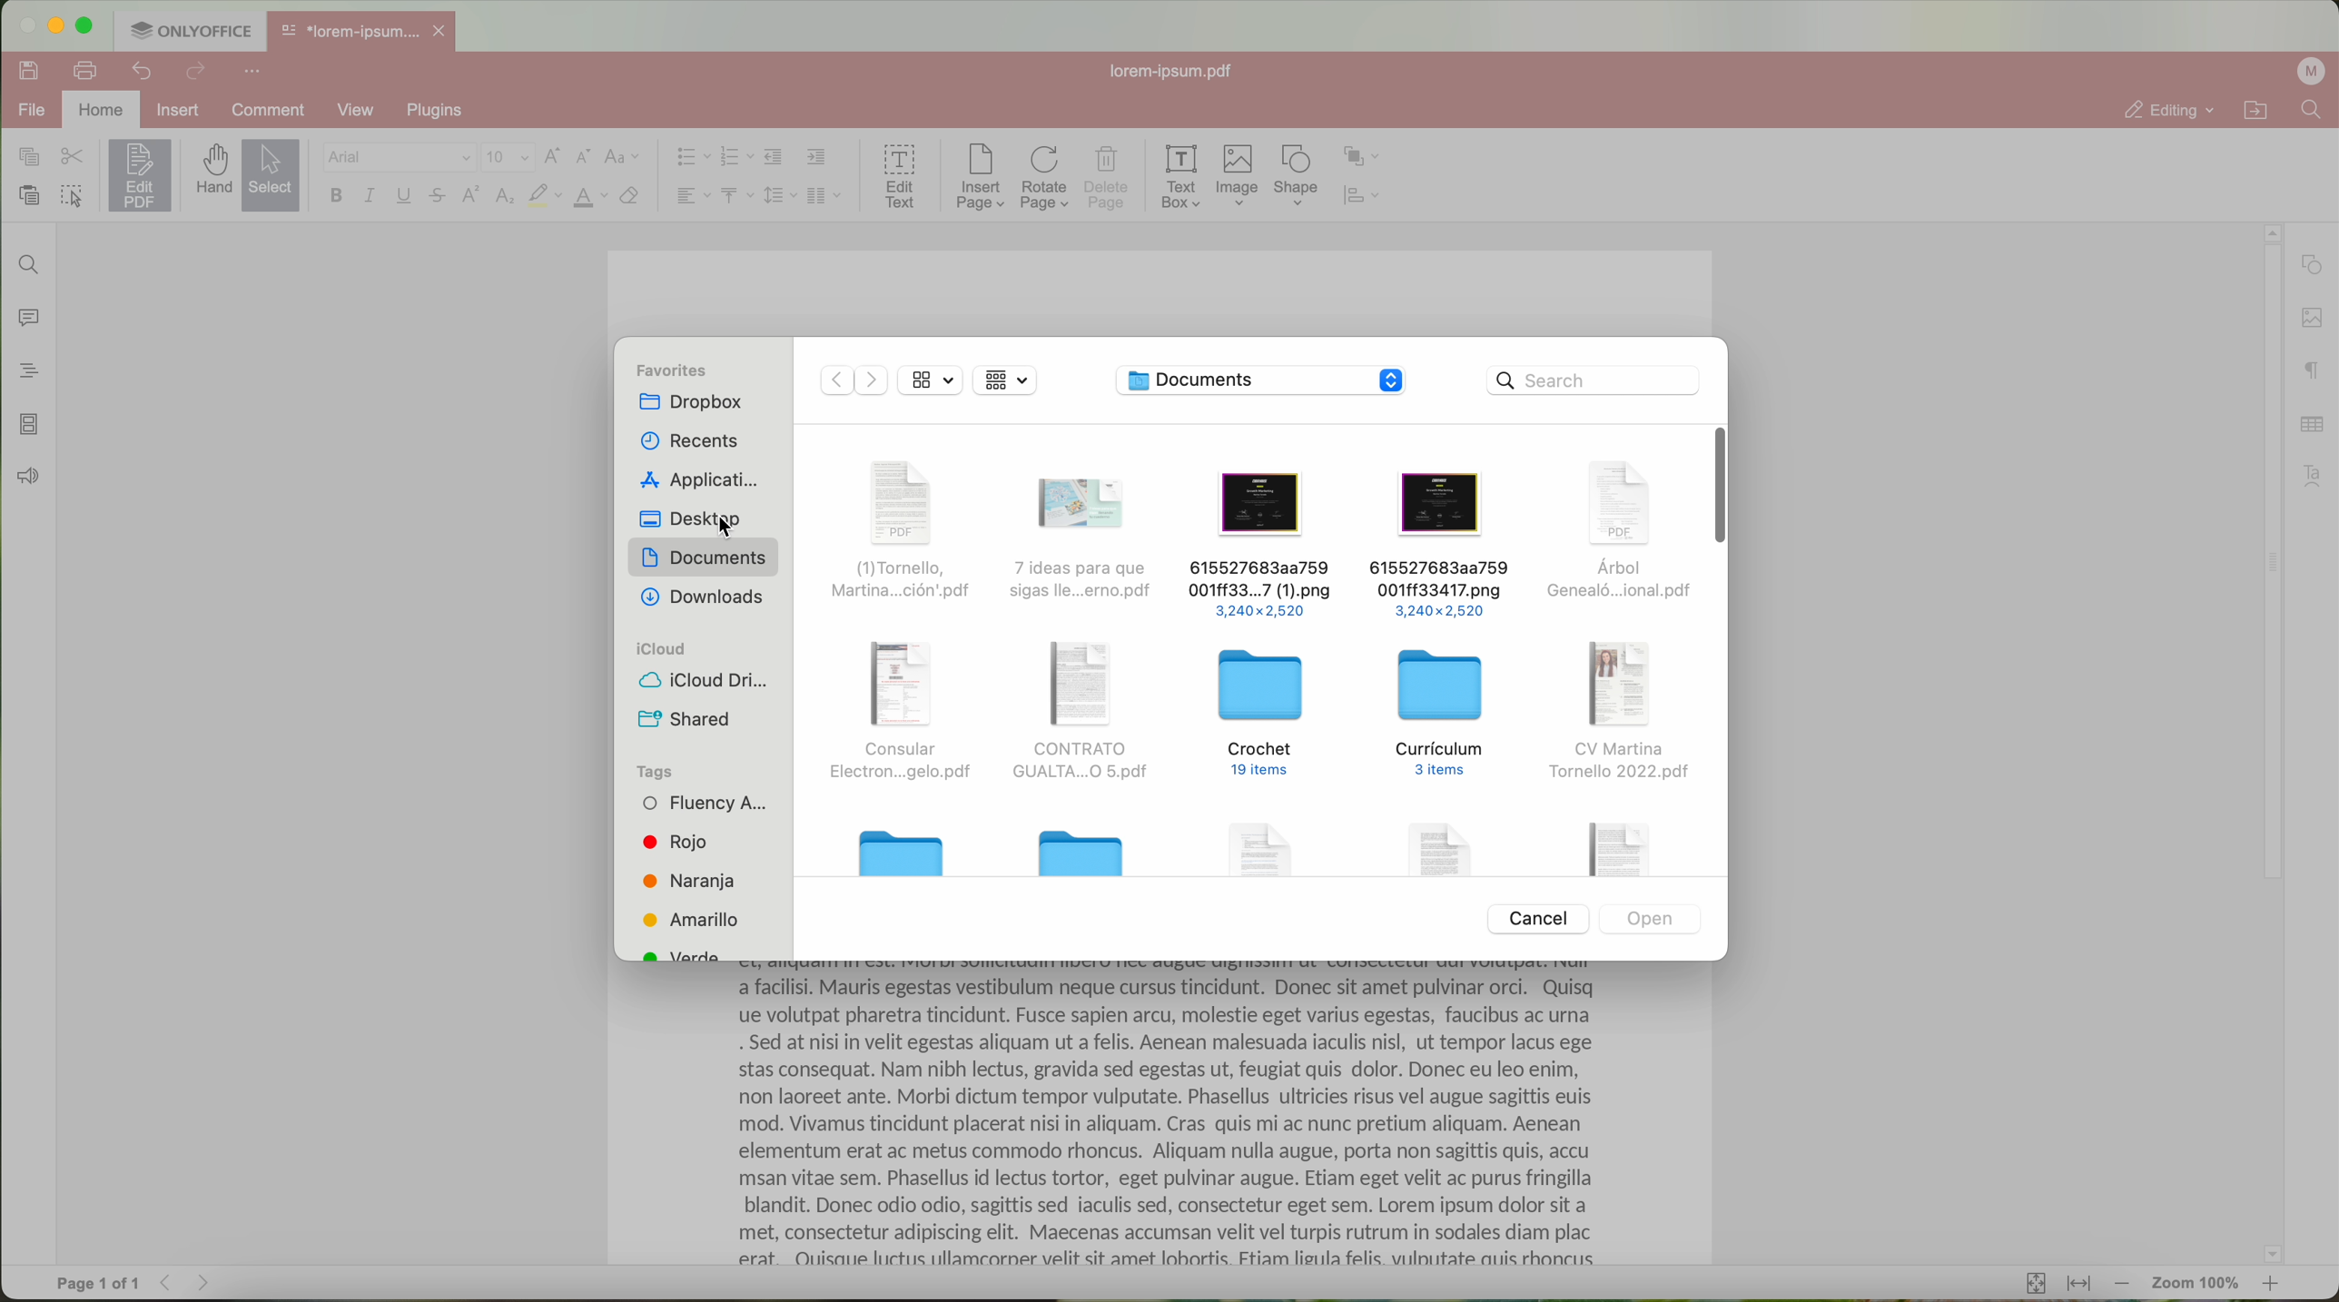 The height and width of the screenshot is (1302, 2339). What do you see at coordinates (691, 195) in the screenshot?
I see `horizontal align` at bounding box center [691, 195].